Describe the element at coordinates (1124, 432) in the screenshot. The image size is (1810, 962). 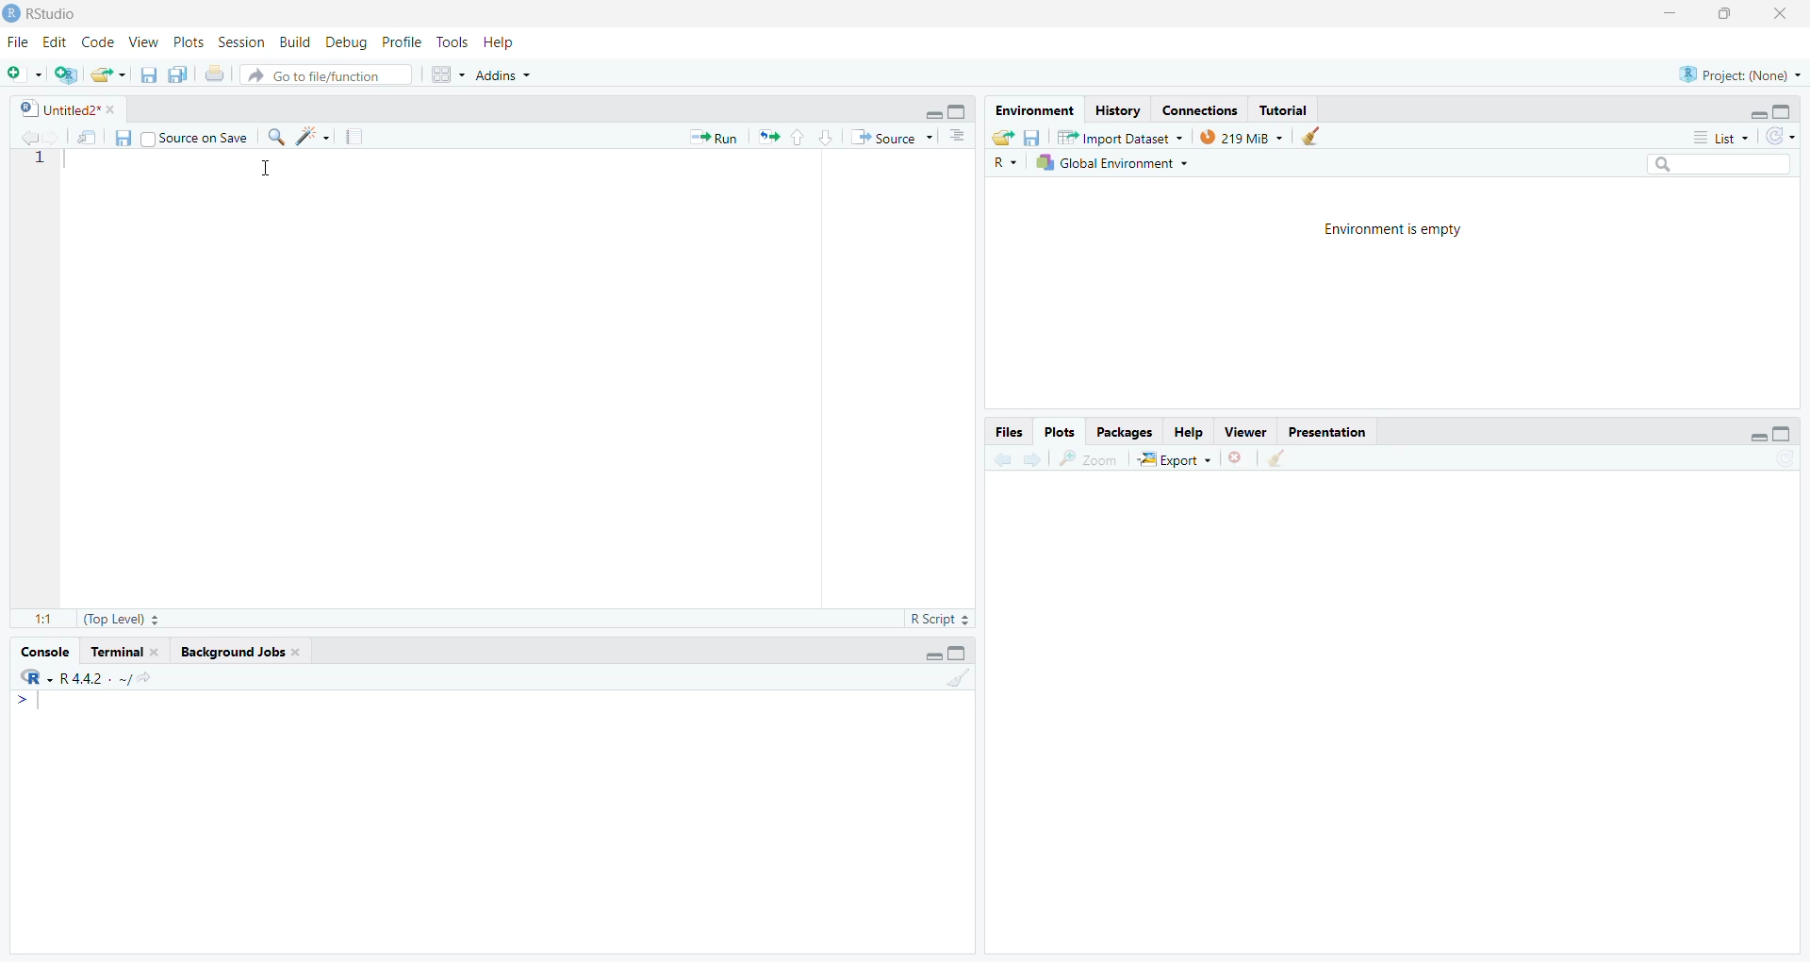
I see `Packages` at that location.